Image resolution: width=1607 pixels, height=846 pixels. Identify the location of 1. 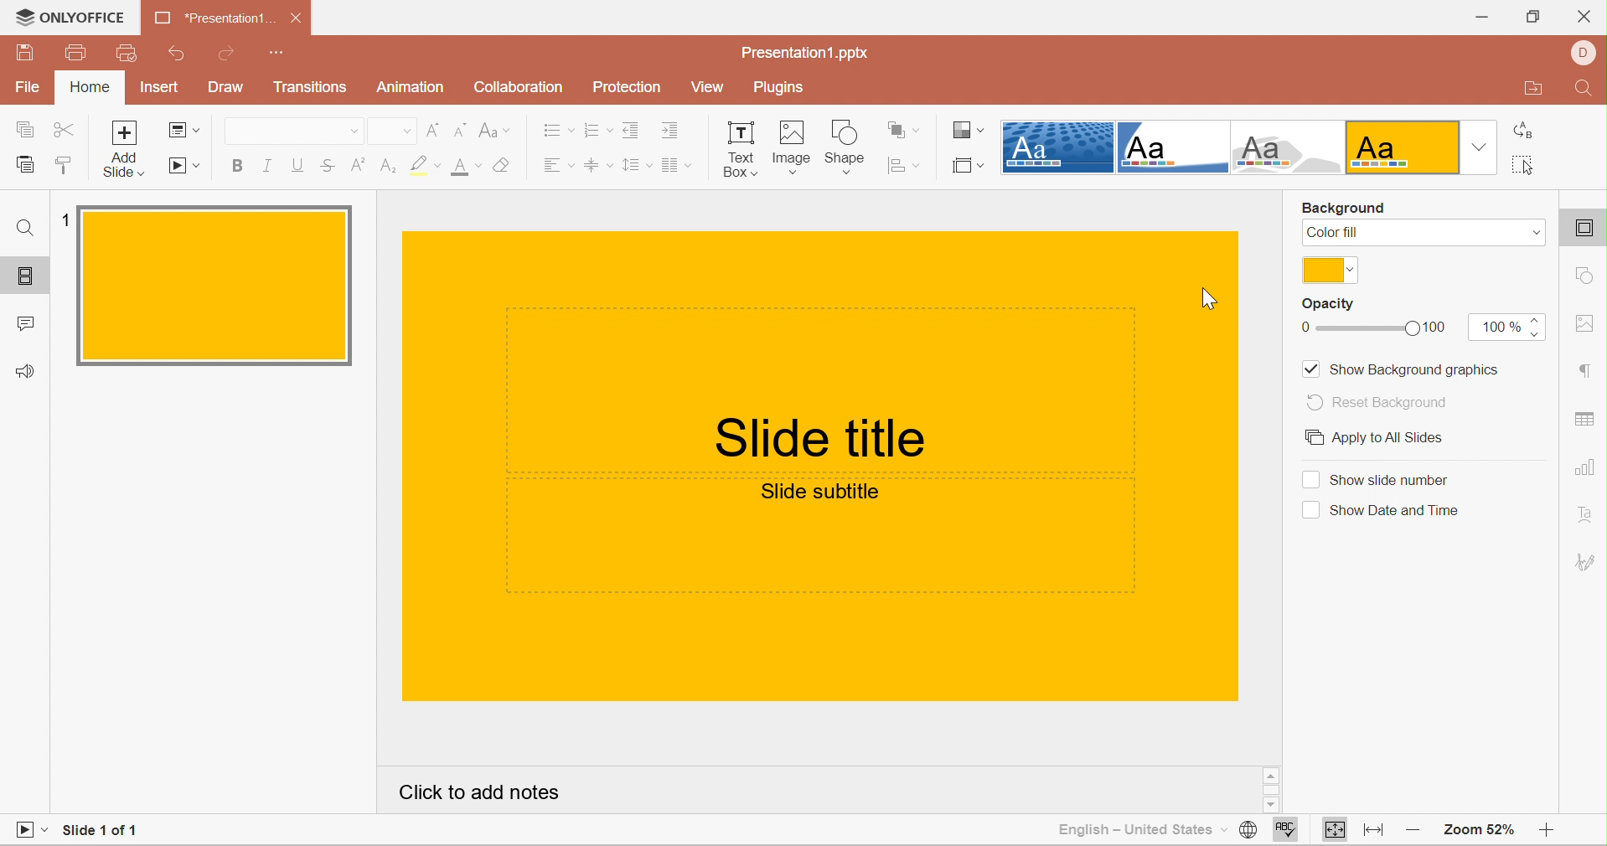
(67, 218).